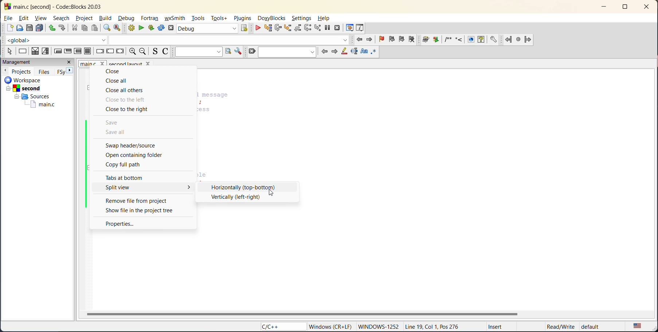 The width and height of the screenshot is (658, 332). Describe the element at coordinates (107, 18) in the screenshot. I see `build` at that location.